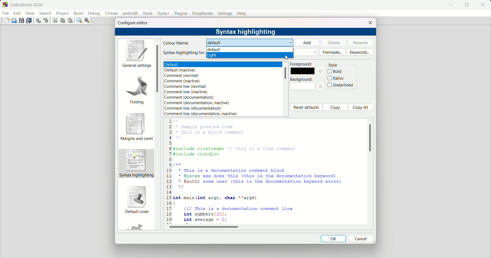  Describe the element at coordinates (6, 14) in the screenshot. I see `file` at that location.